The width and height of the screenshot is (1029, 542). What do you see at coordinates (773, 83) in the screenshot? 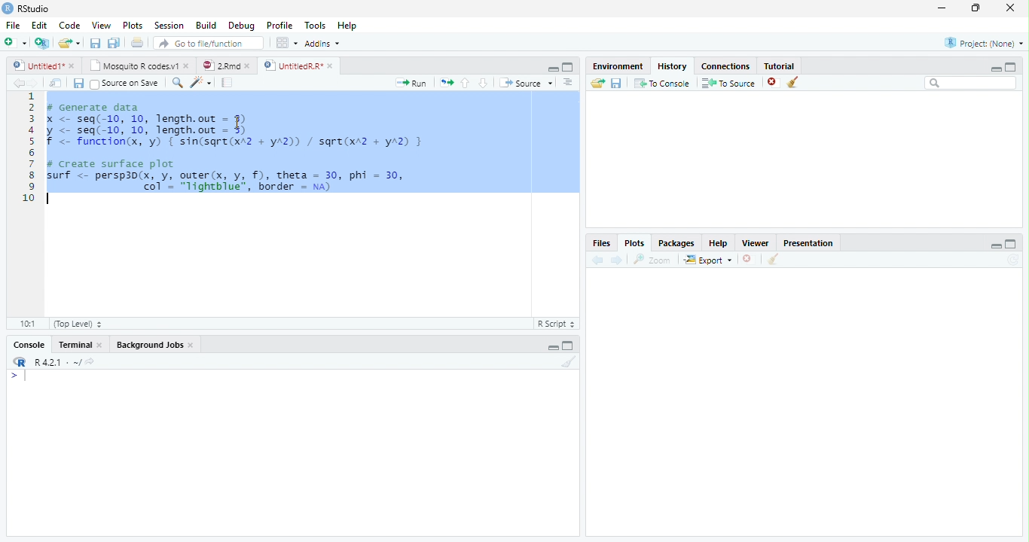
I see `Remove the selected history entries` at bounding box center [773, 83].